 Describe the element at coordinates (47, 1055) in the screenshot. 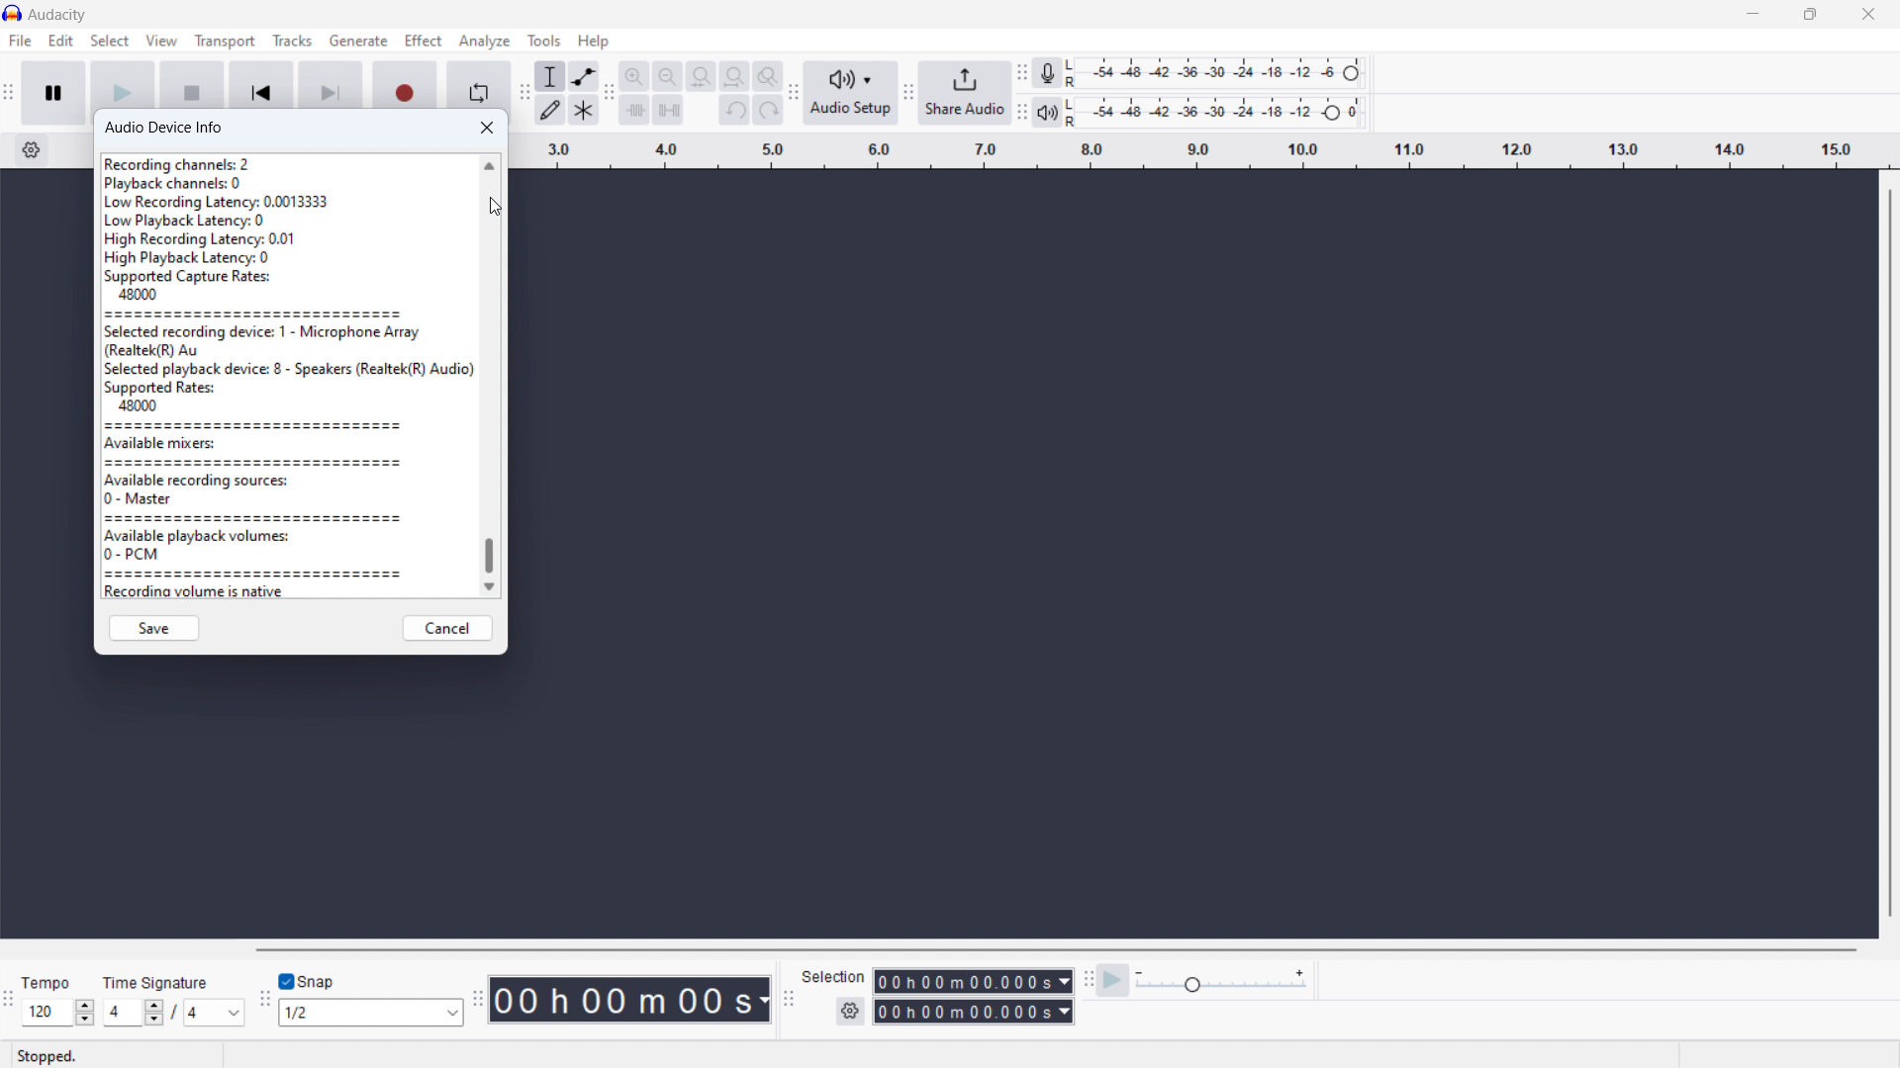

I see `Stopped` at that location.